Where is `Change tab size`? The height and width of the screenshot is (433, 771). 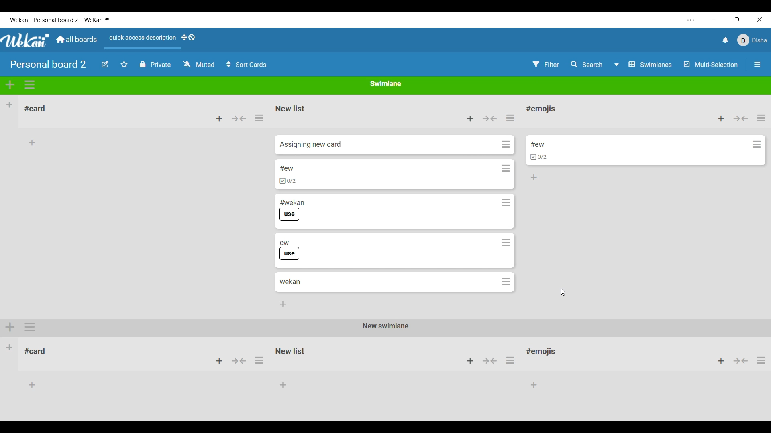 Change tab size is located at coordinates (736, 20).